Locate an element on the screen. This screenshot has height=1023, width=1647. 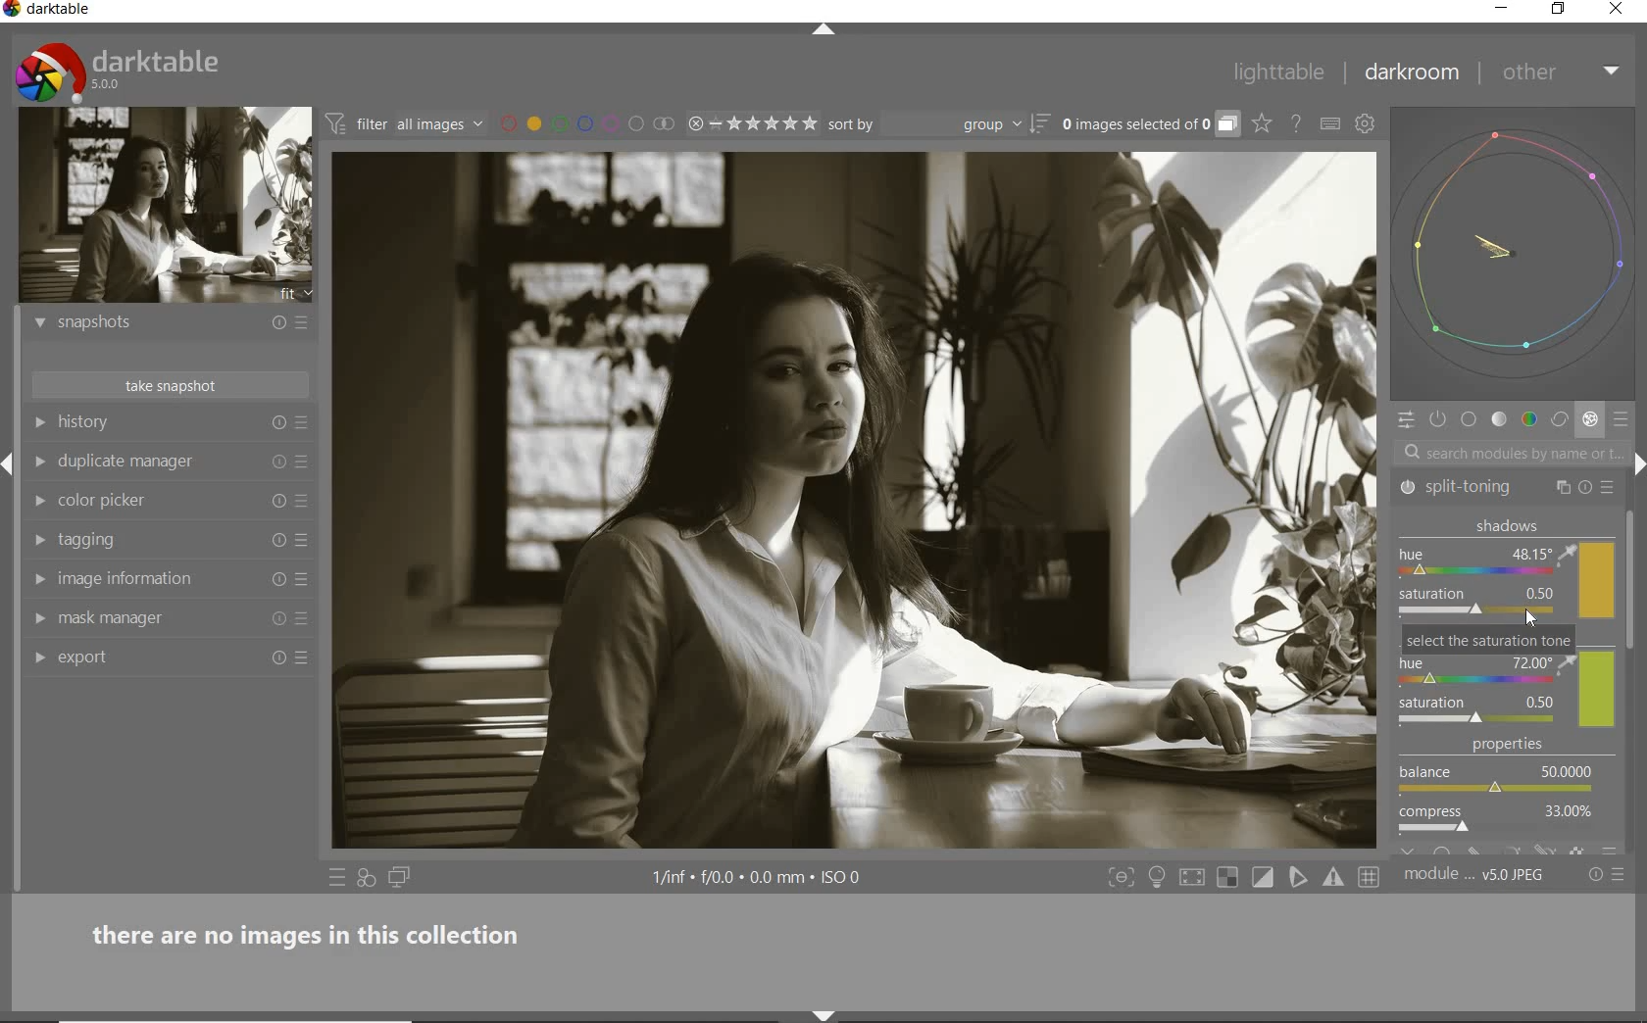
quick access to preset is located at coordinates (337, 877).